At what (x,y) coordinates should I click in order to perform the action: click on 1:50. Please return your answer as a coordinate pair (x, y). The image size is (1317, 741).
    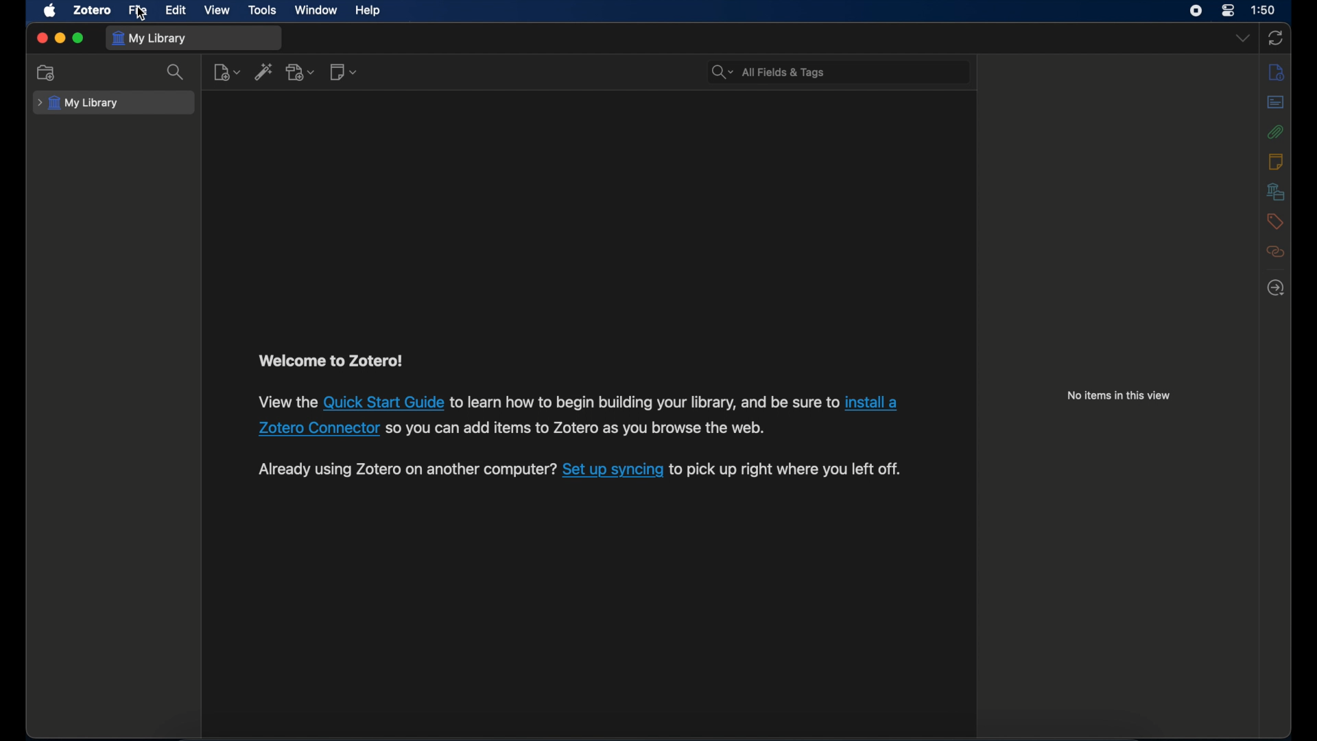
    Looking at the image, I should click on (1264, 10).